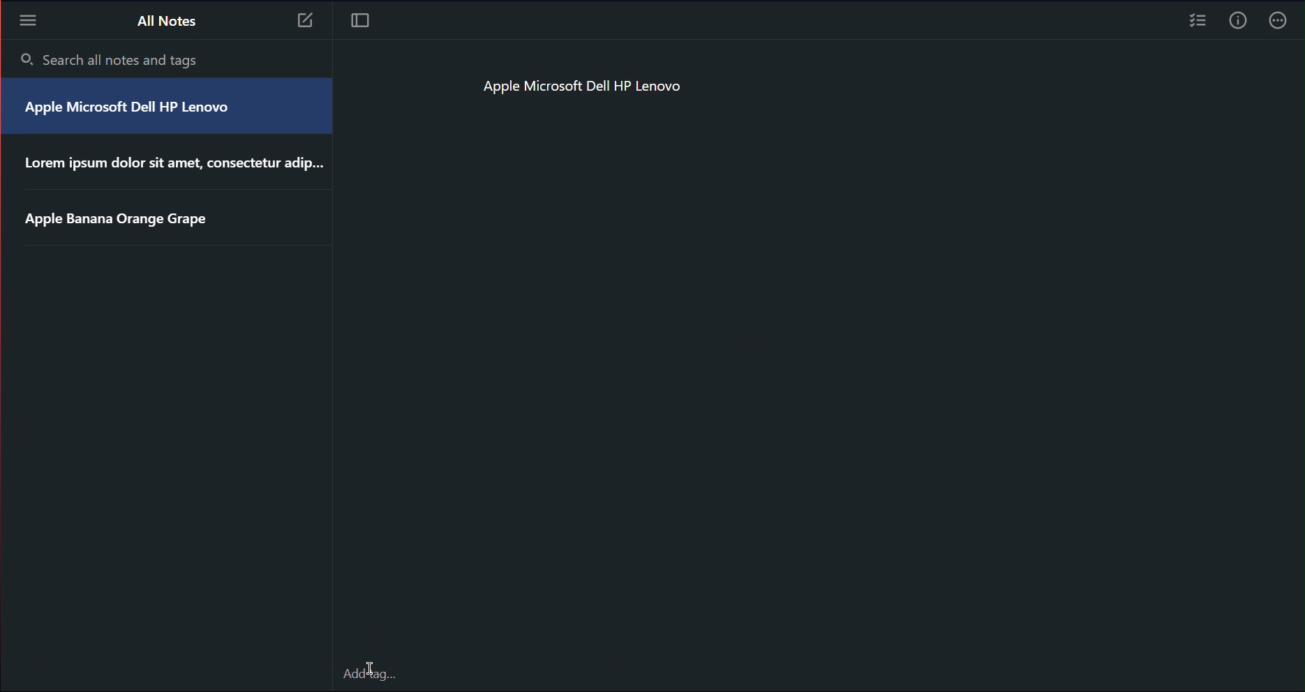  I want to click on Note 3, so click(307, 22).